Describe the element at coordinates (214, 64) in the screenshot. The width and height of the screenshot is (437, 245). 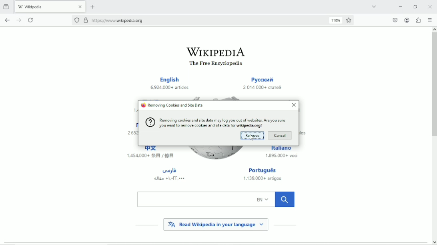
I see `“The Free Encyclopedia` at that location.